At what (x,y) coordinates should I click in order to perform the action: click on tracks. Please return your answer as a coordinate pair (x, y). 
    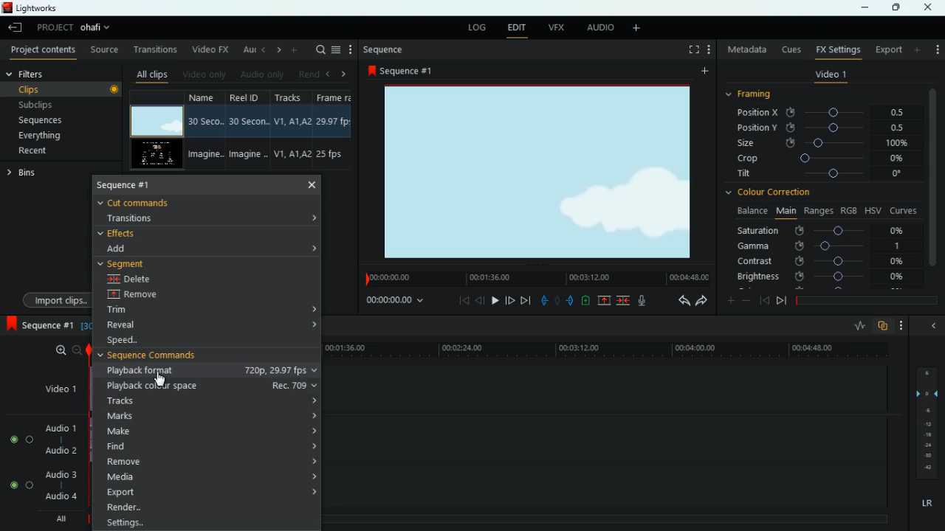
    Looking at the image, I should click on (211, 400).